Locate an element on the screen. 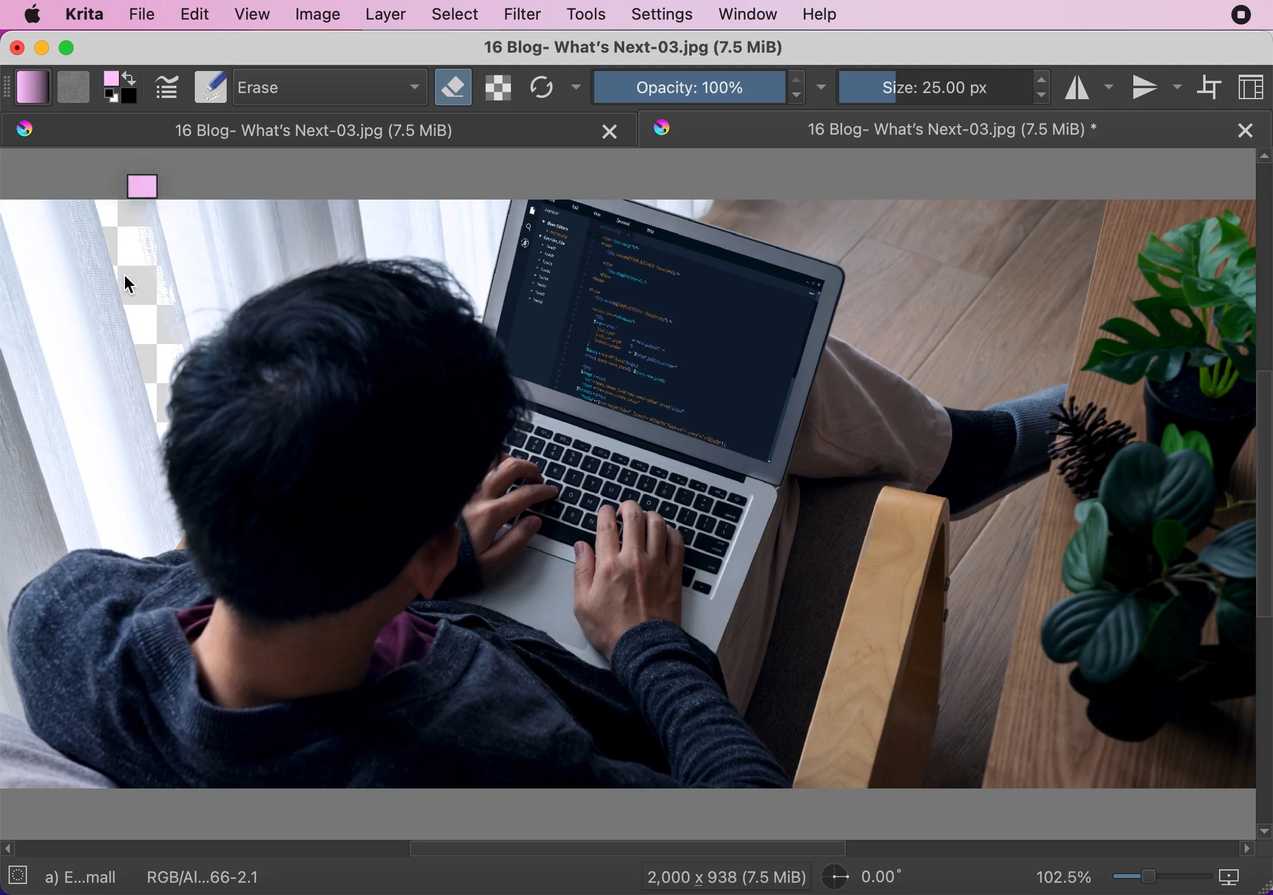 This screenshot has height=895, width=1273. maximize is located at coordinates (72, 48).